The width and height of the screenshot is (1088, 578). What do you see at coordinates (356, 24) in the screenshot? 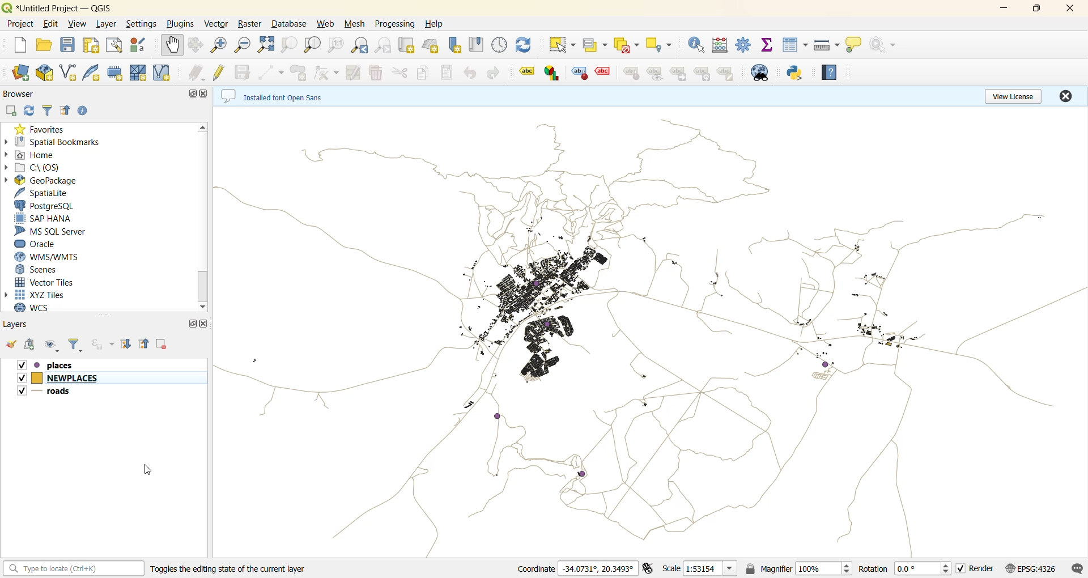
I see `mesh` at bounding box center [356, 24].